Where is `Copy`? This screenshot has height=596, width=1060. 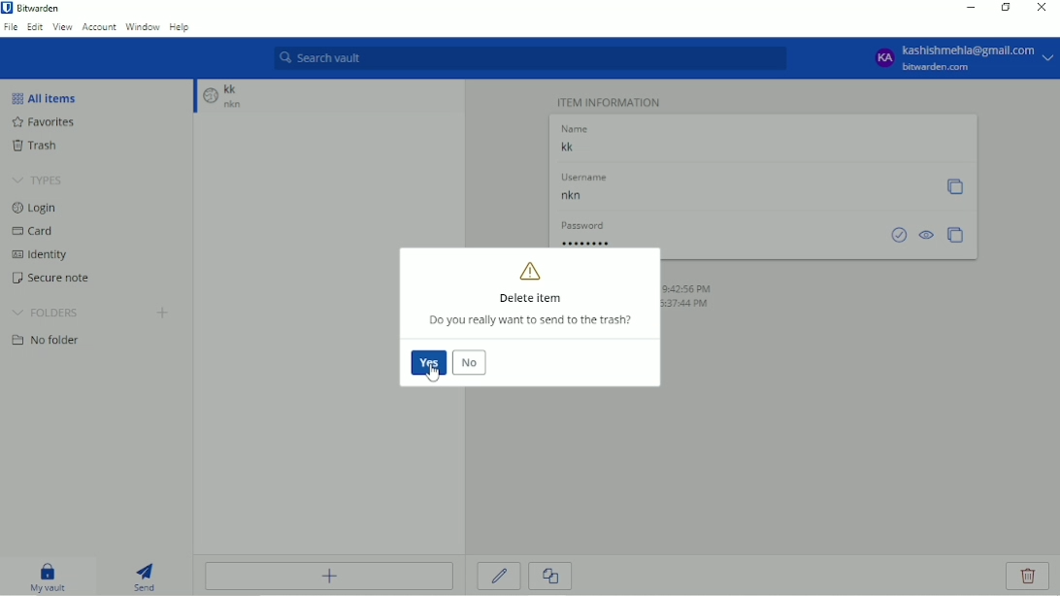 Copy is located at coordinates (955, 187).